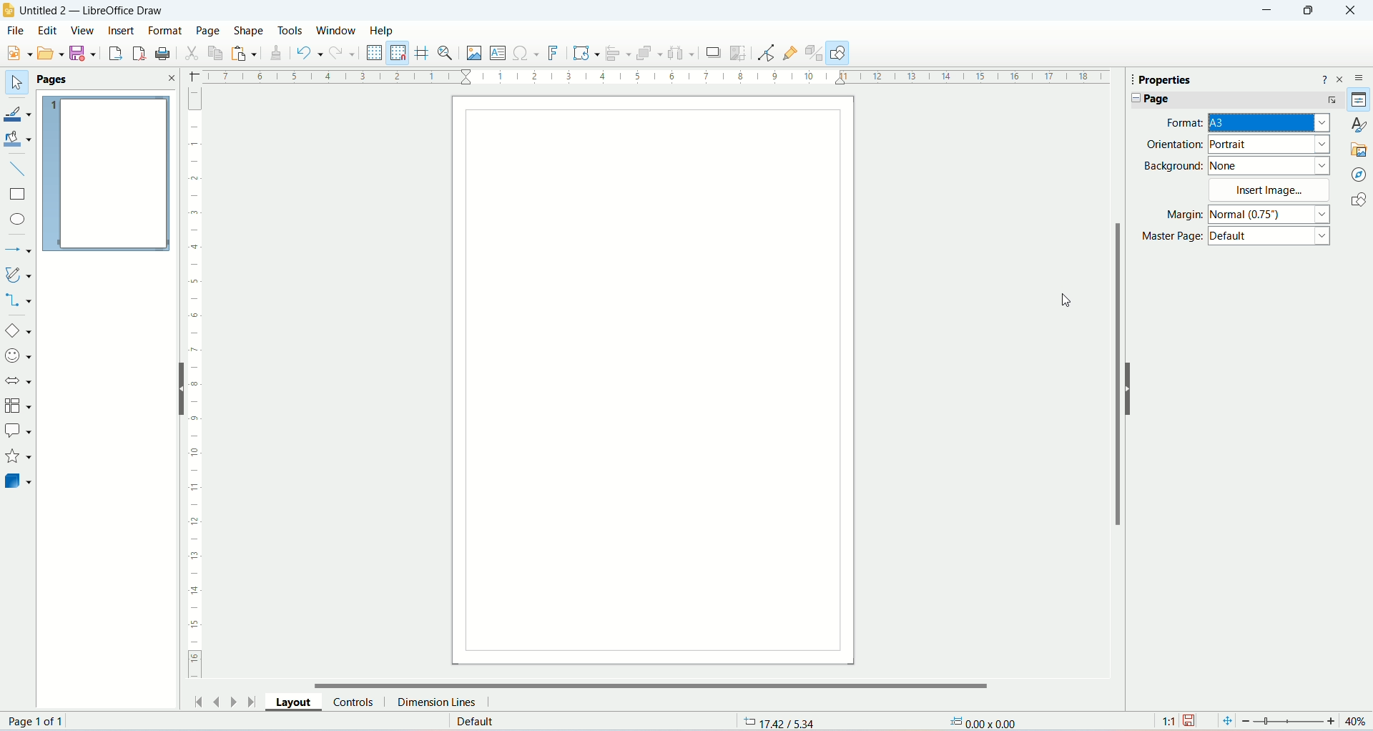  I want to click on help, so click(1324, 82).